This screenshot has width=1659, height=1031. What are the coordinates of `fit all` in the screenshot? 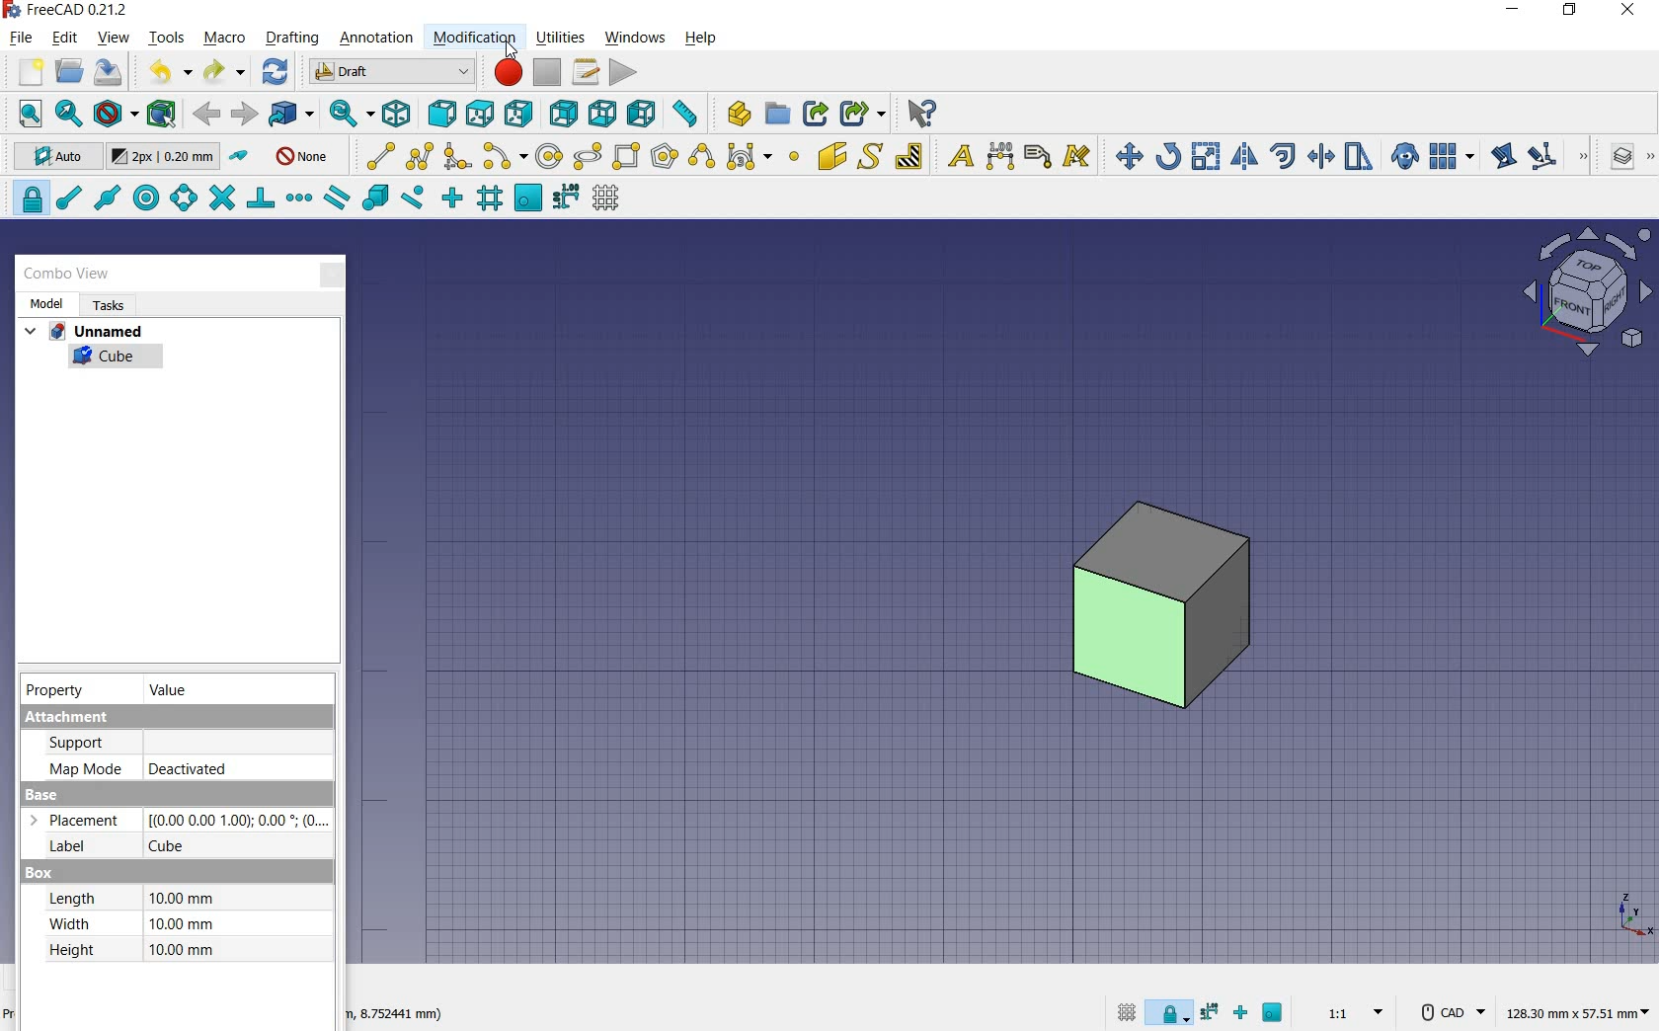 It's located at (24, 114).